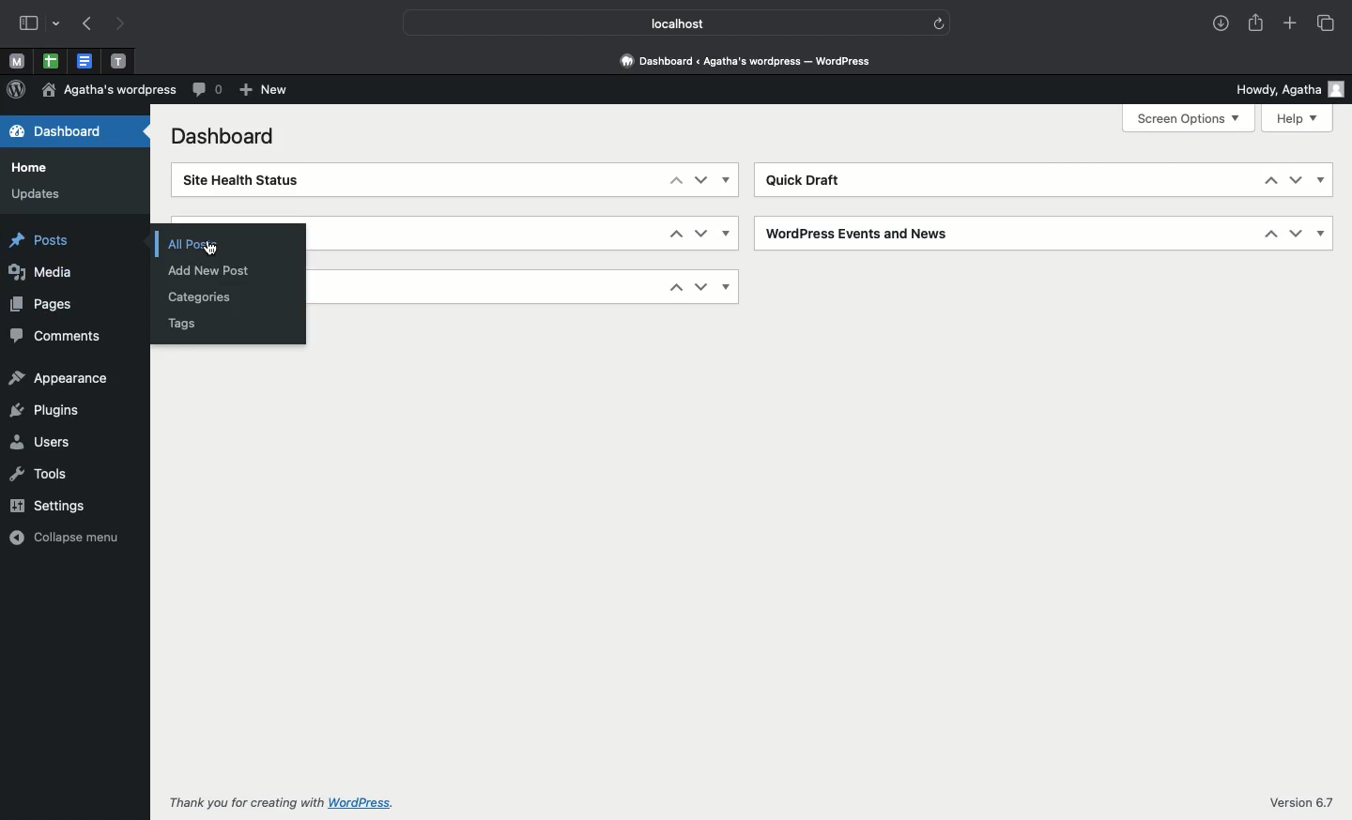  Describe the element at coordinates (1221, 23) in the screenshot. I see `Downloads` at that location.